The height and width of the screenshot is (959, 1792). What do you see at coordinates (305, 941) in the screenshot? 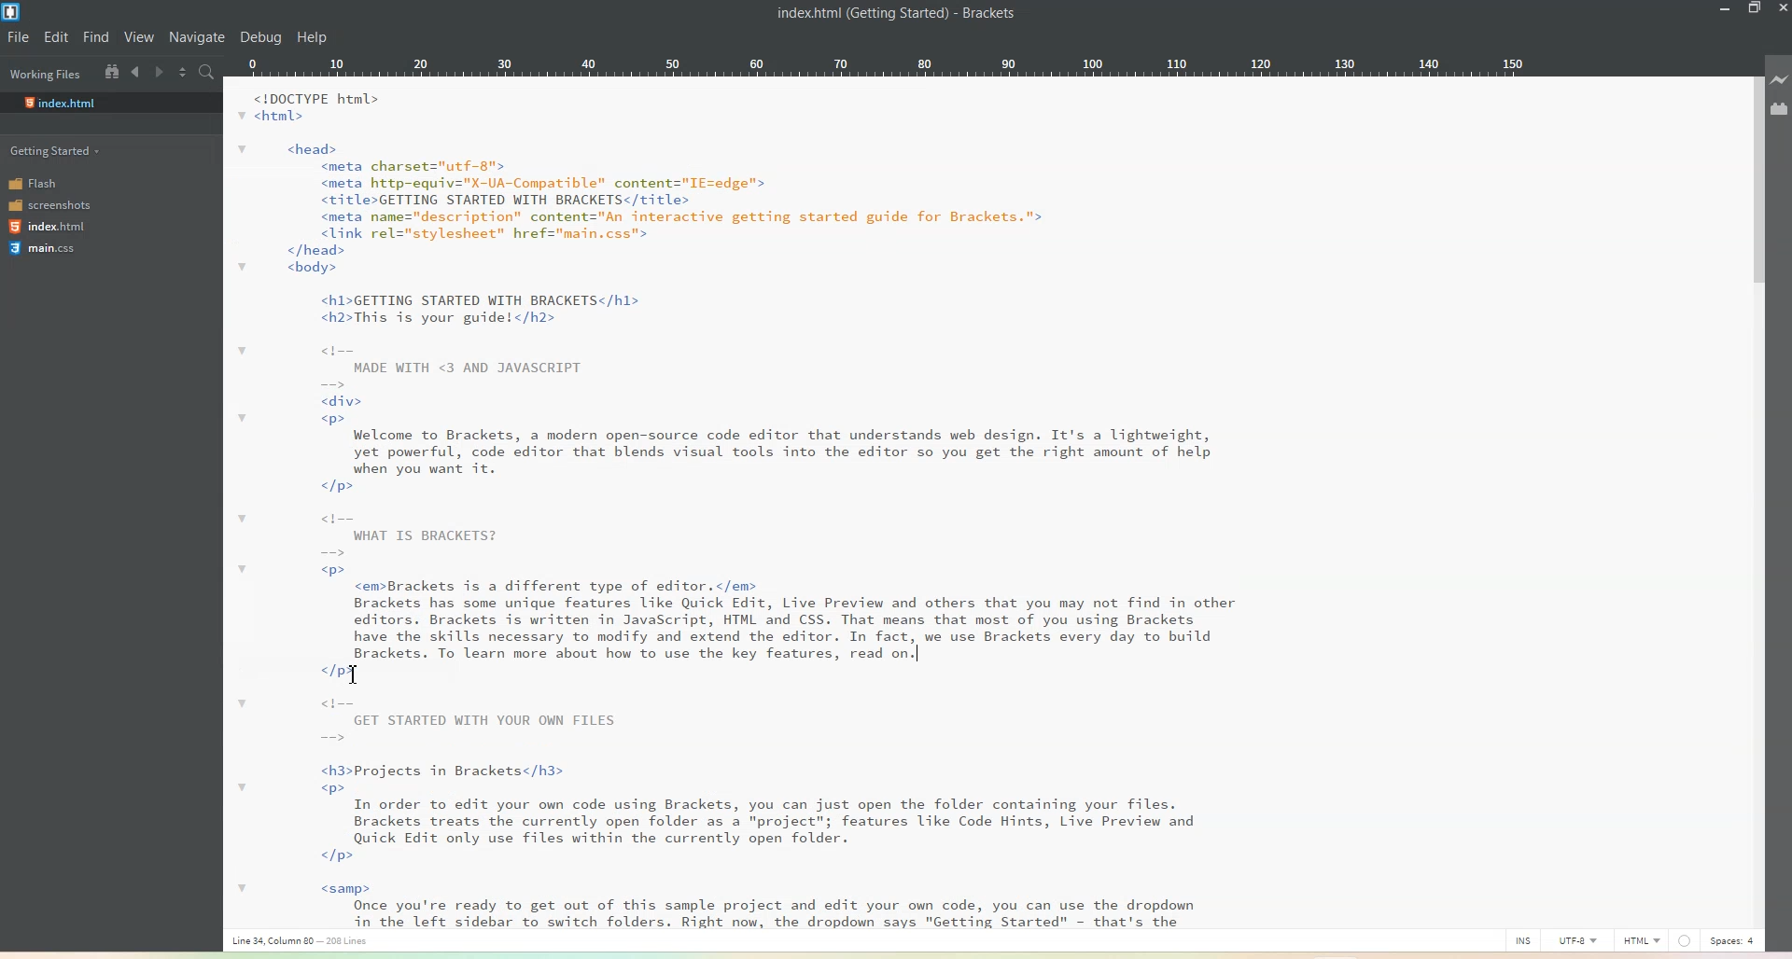
I see `Text 3` at bounding box center [305, 941].